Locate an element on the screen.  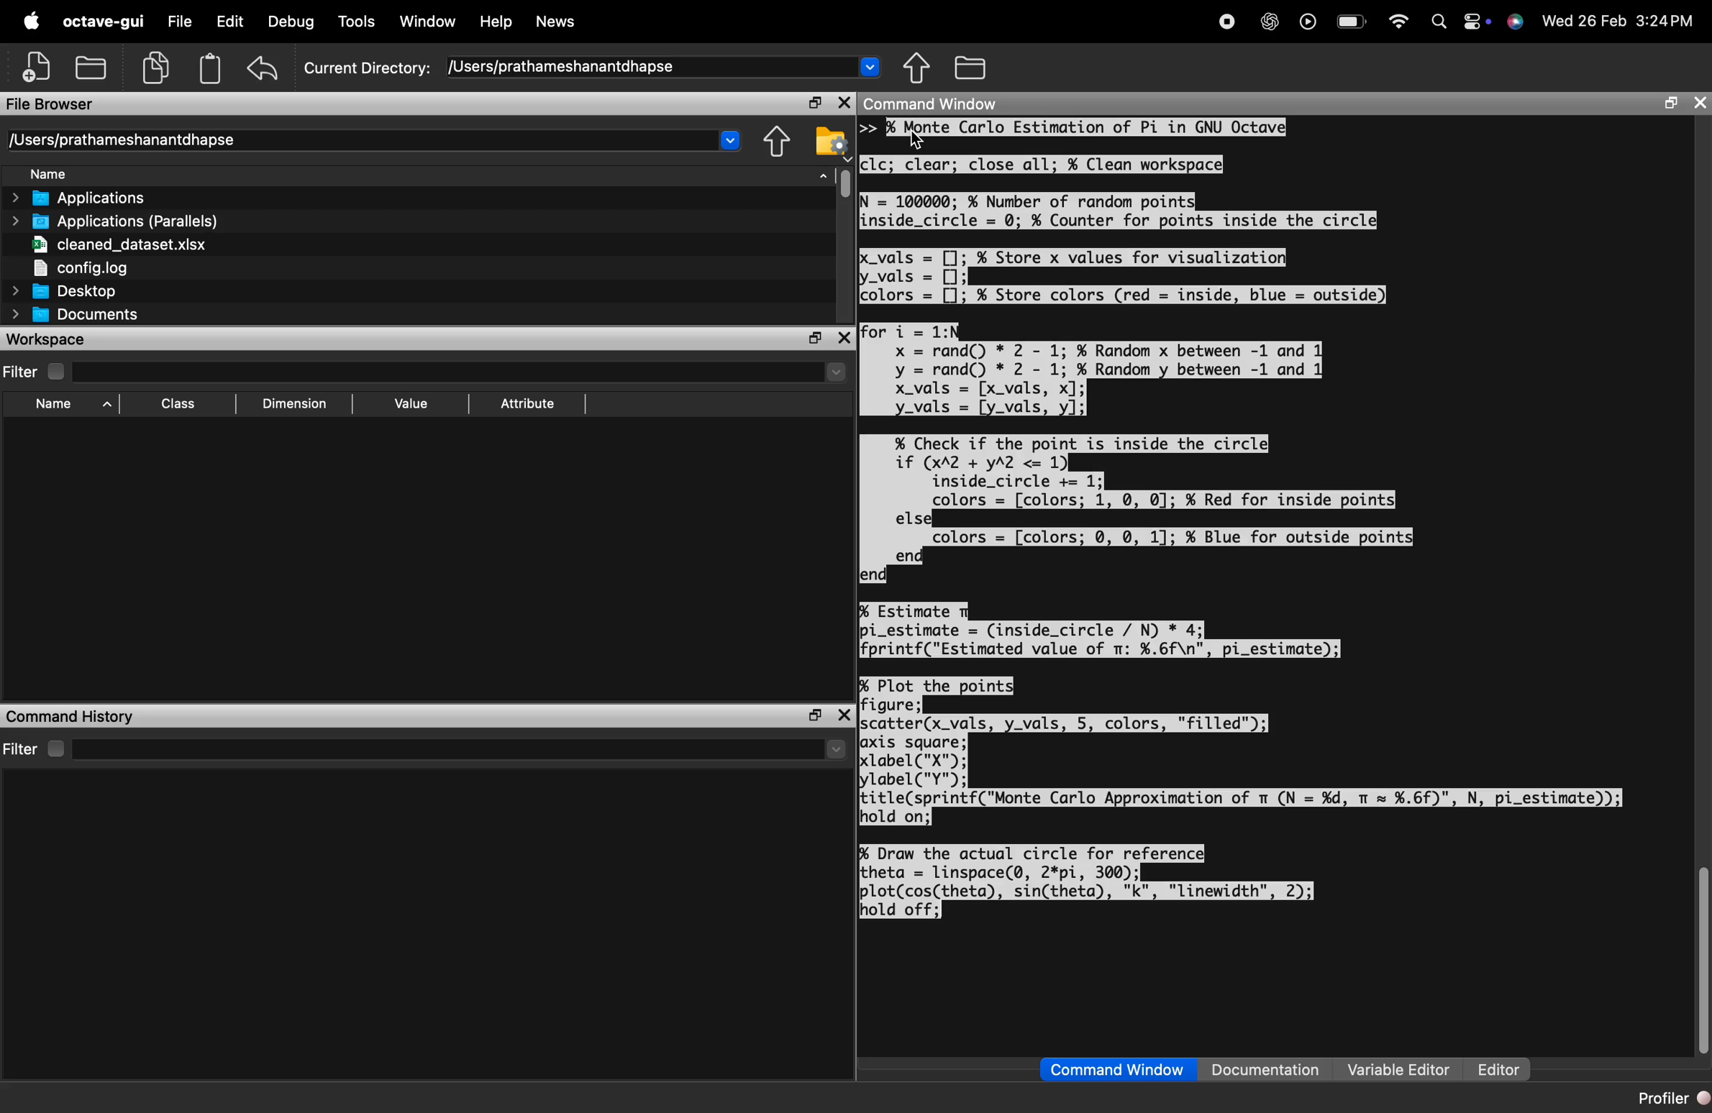
File is located at coordinates (179, 24).